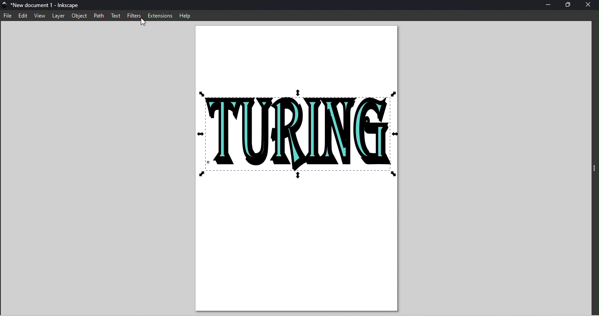 Image resolution: width=599 pixels, height=316 pixels. Describe the element at coordinates (8, 16) in the screenshot. I see `File` at that location.